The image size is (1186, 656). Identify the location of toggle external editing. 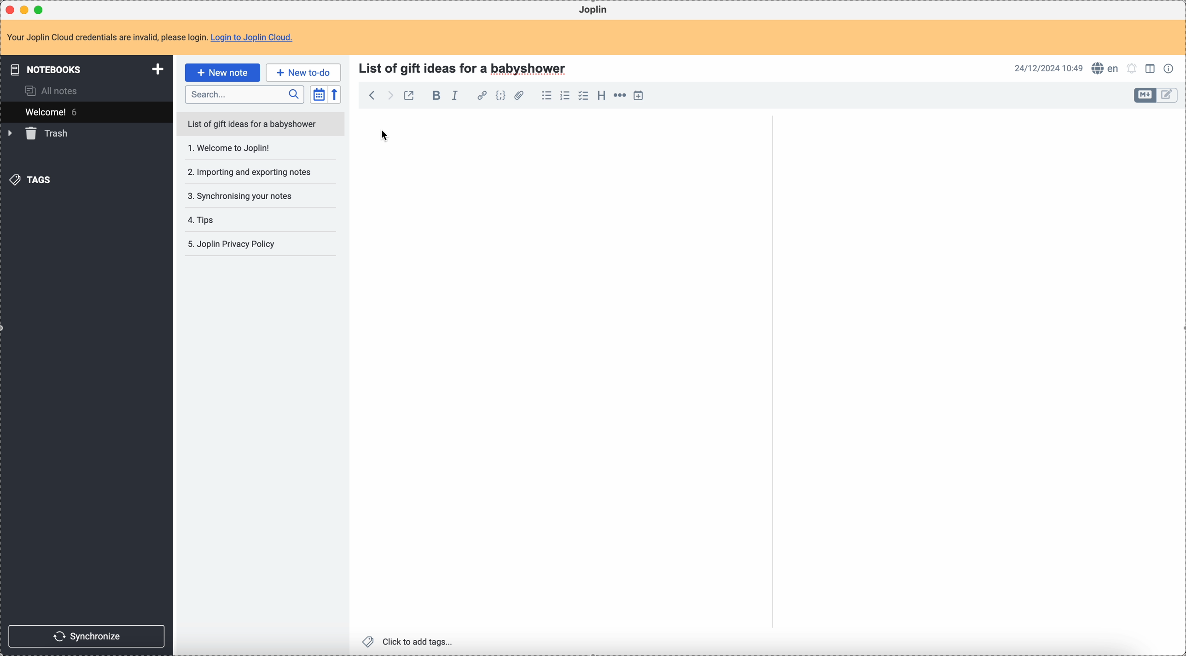
(408, 95).